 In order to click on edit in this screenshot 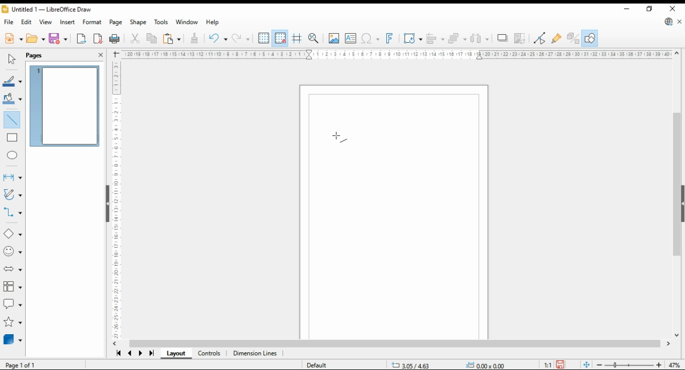, I will do `click(27, 21)`.